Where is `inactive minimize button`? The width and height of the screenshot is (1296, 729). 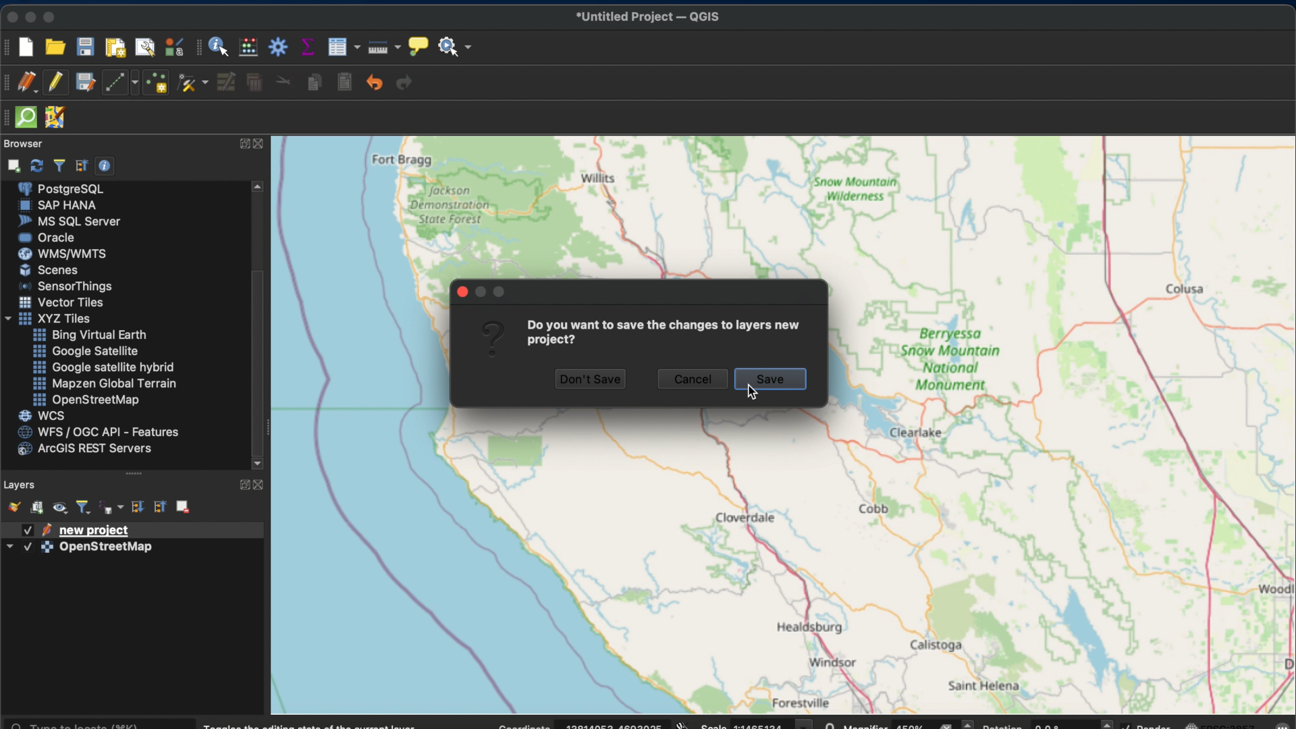 inactive minimize button is located at coordinates (481, 291).